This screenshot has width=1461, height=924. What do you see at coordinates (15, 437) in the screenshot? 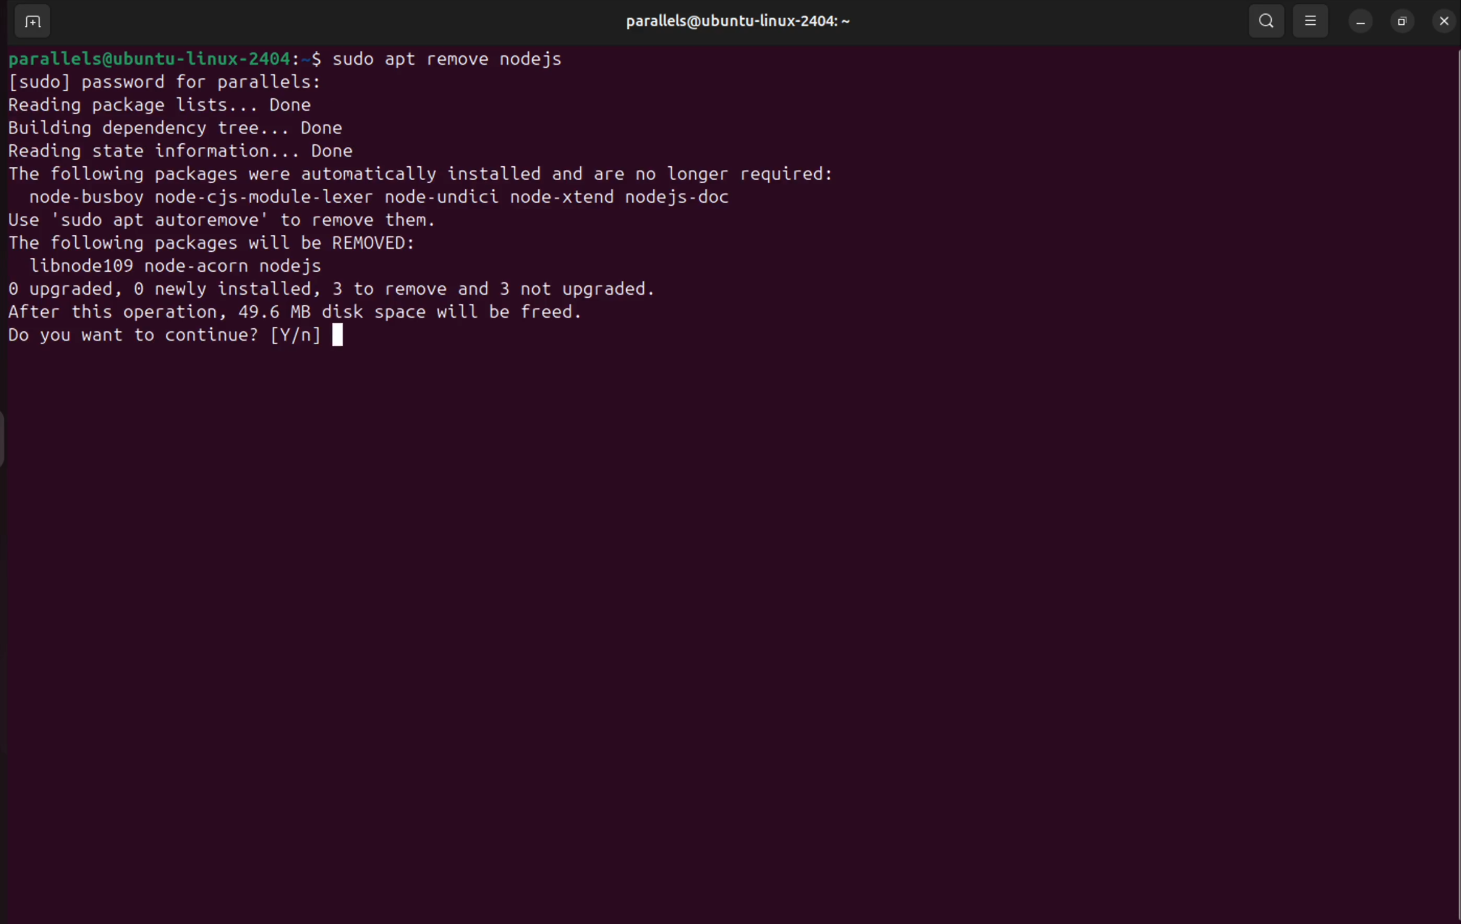
I see `Toggle button` at bounding box center [15, 437].